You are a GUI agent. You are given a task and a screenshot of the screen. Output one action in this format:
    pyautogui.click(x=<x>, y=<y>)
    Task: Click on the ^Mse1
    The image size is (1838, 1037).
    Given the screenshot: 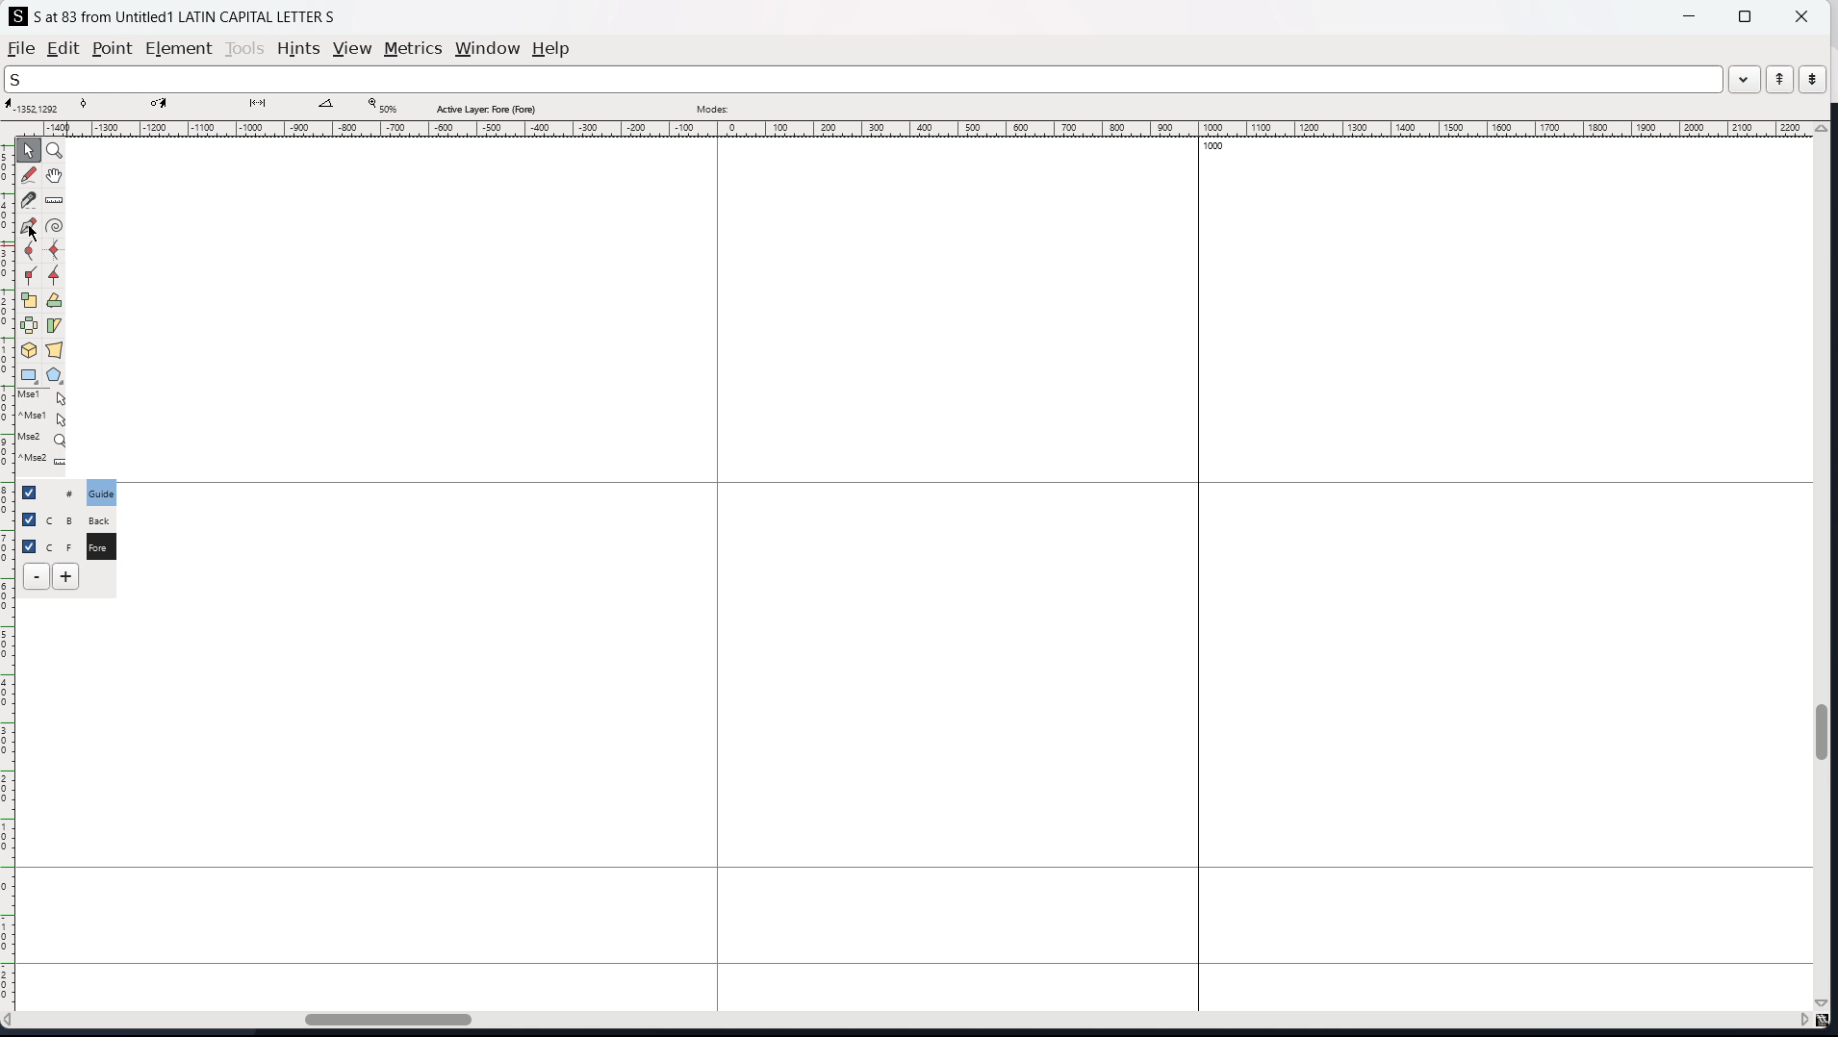 What is the action you would take?
    pyautogui.click(x=43, y=418)
    